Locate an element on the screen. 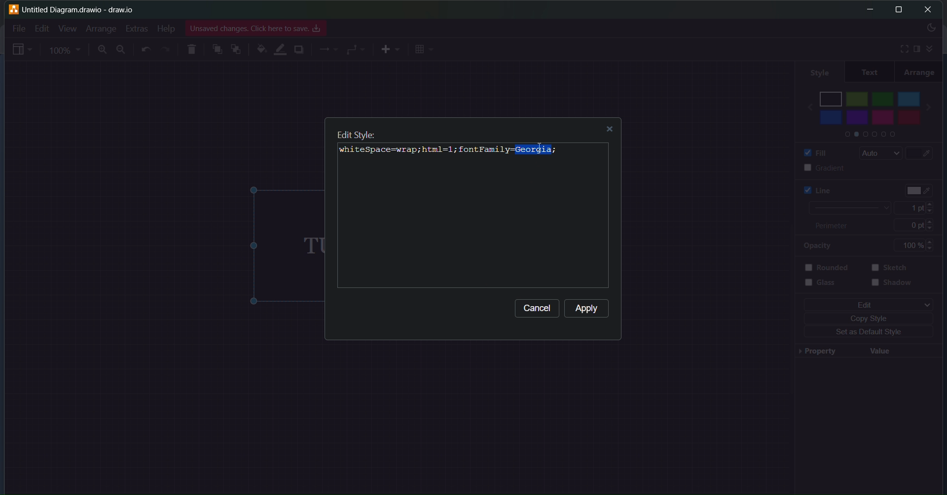  black is located at coordinates (831, 97).